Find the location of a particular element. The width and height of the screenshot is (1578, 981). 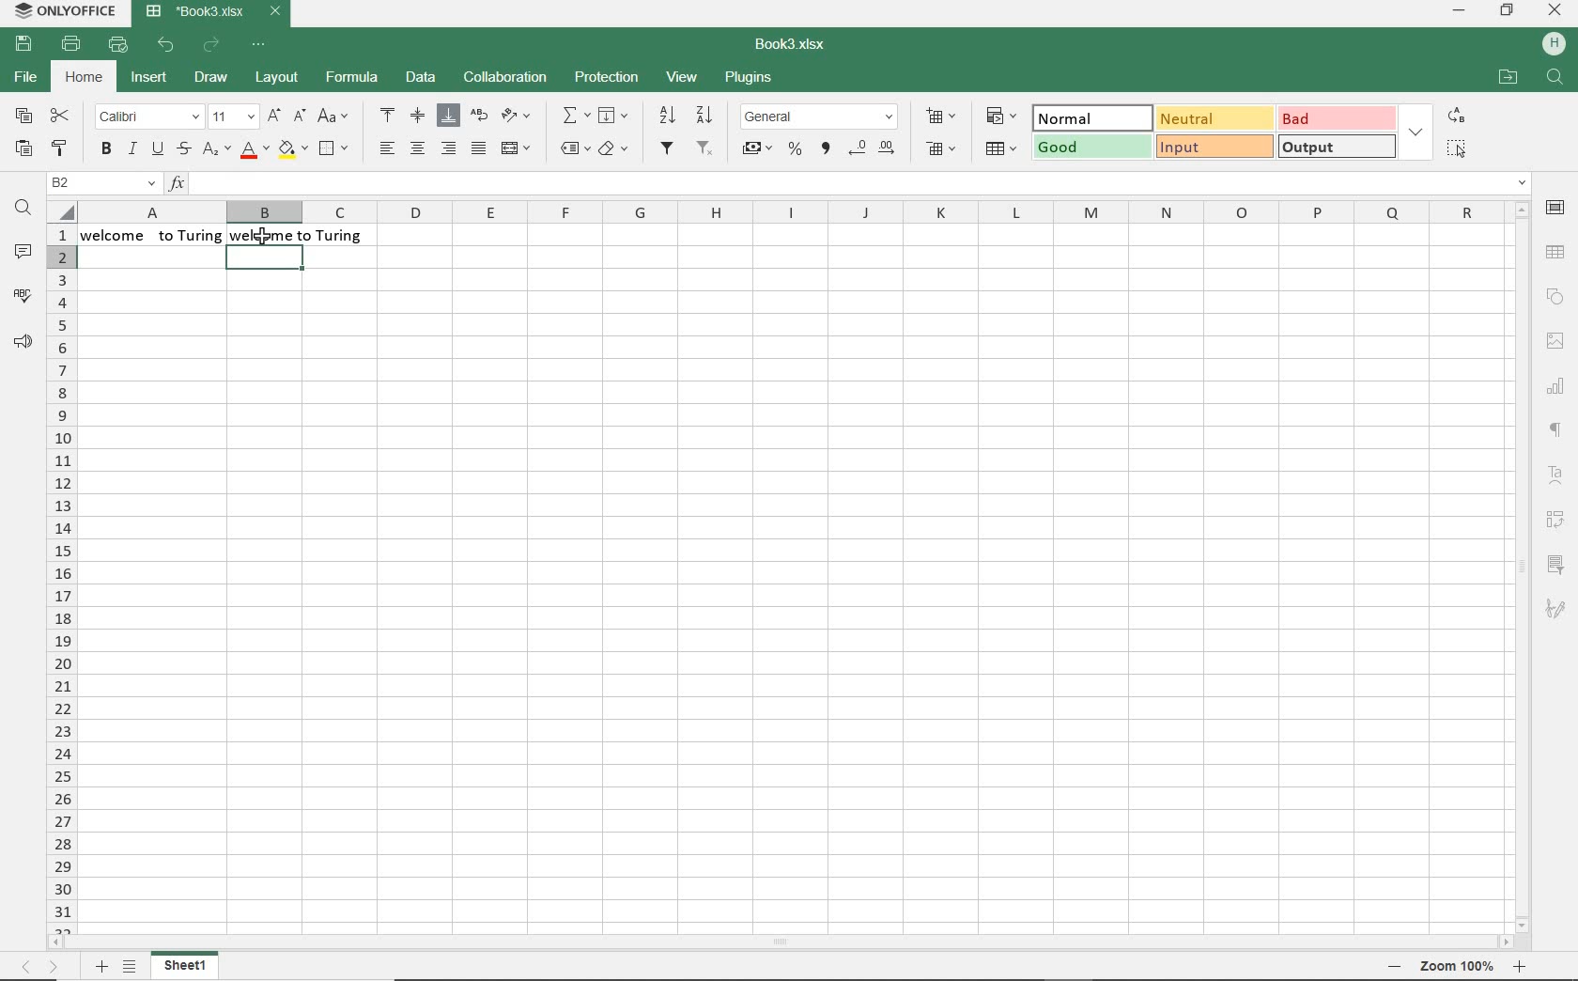

wrap text is located at coordinates (477, 115).